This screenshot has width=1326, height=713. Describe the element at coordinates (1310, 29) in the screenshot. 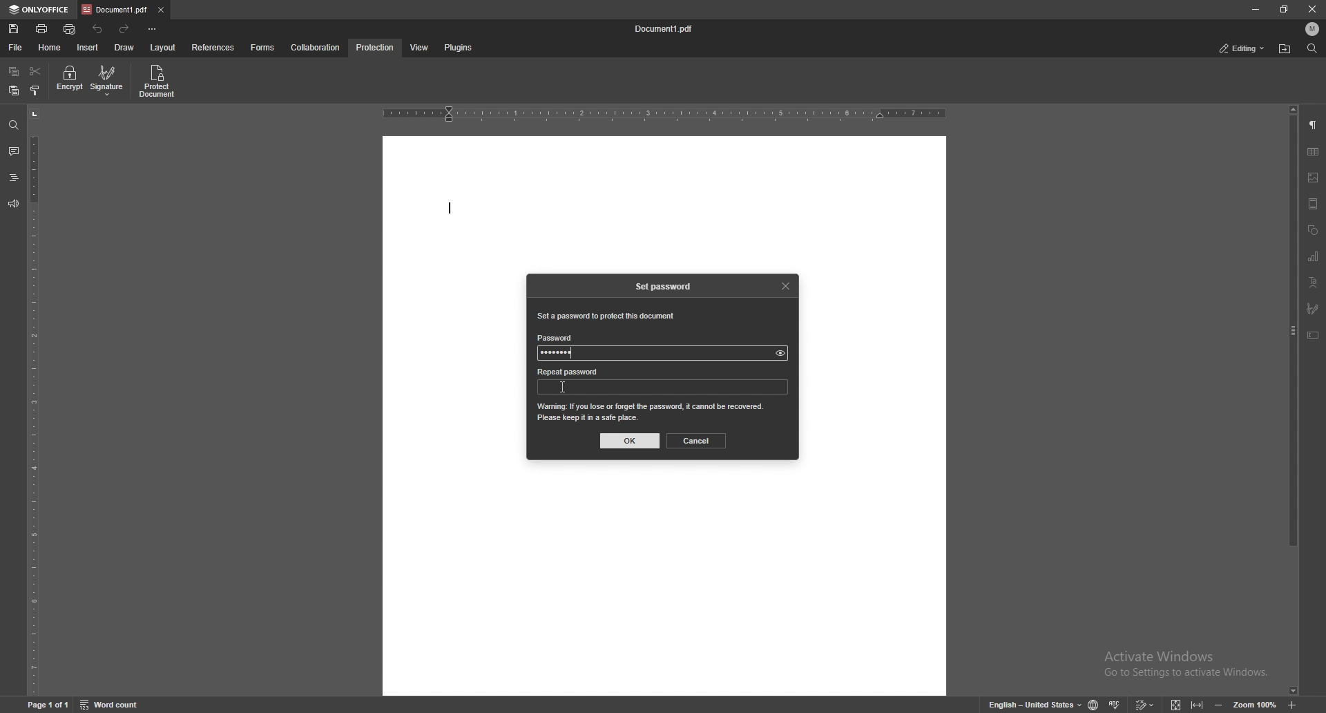

I see `profile` at that location.